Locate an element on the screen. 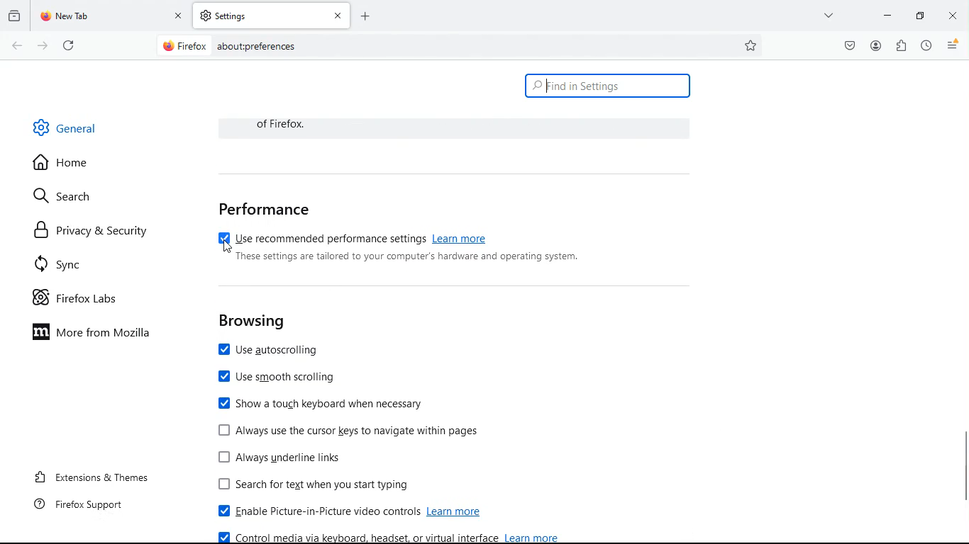 This screenshot has width=969, height=544. home is located at coordinates (67, 164).